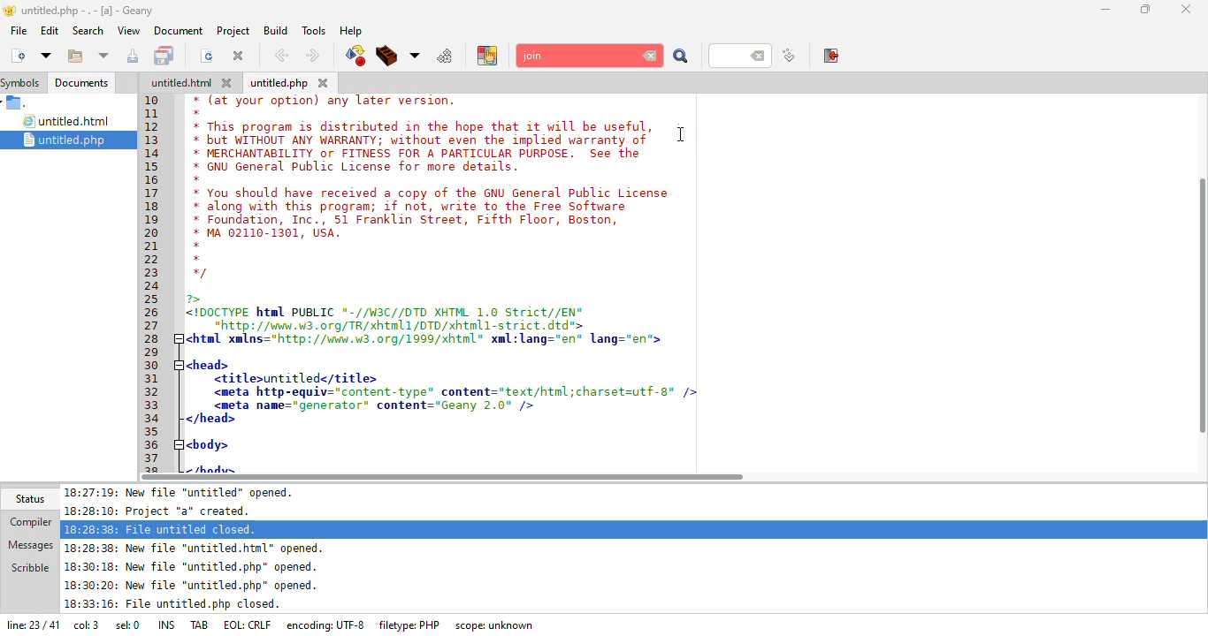  What do you see at coordinates (154, 351) in the screenshot?
I see `29` at bounding box center [154, 351].